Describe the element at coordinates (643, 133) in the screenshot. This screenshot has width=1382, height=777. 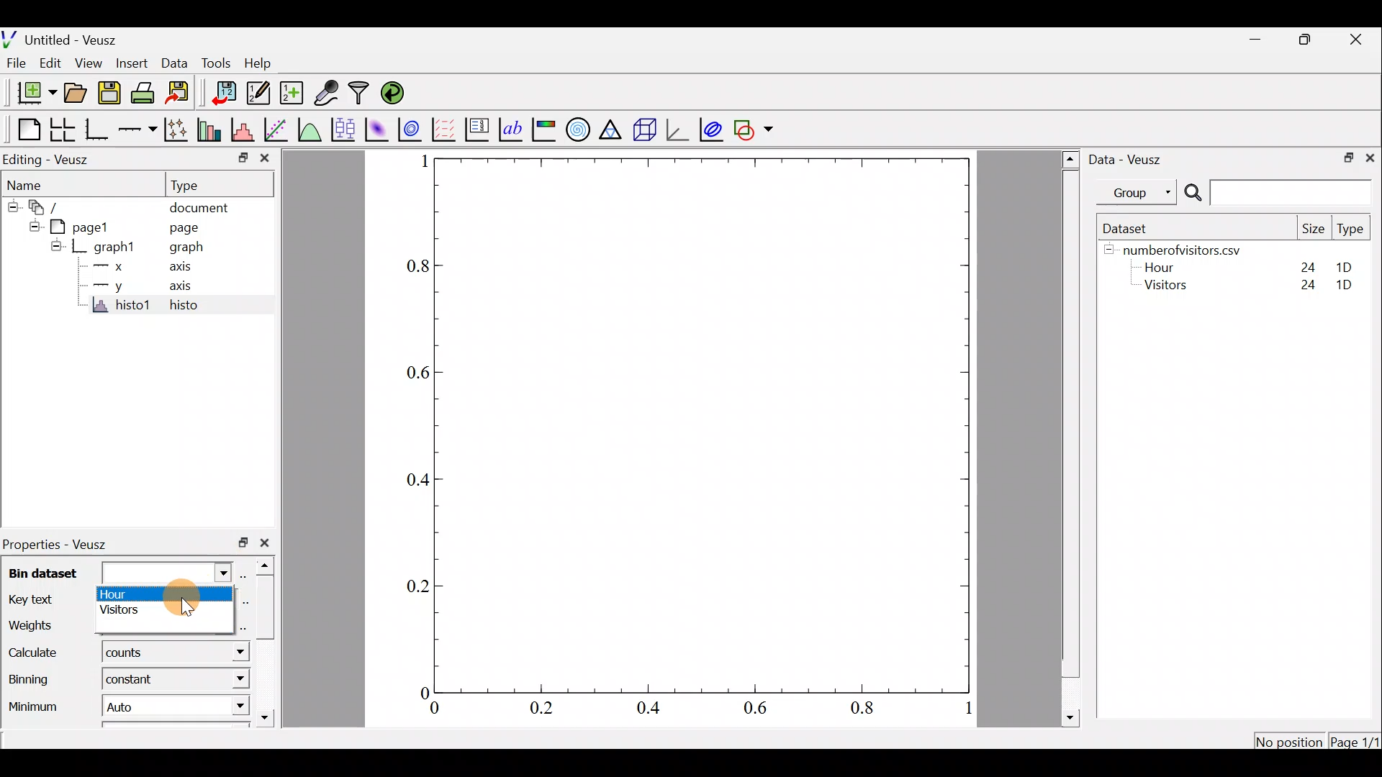
I see `3d scene` at that location.